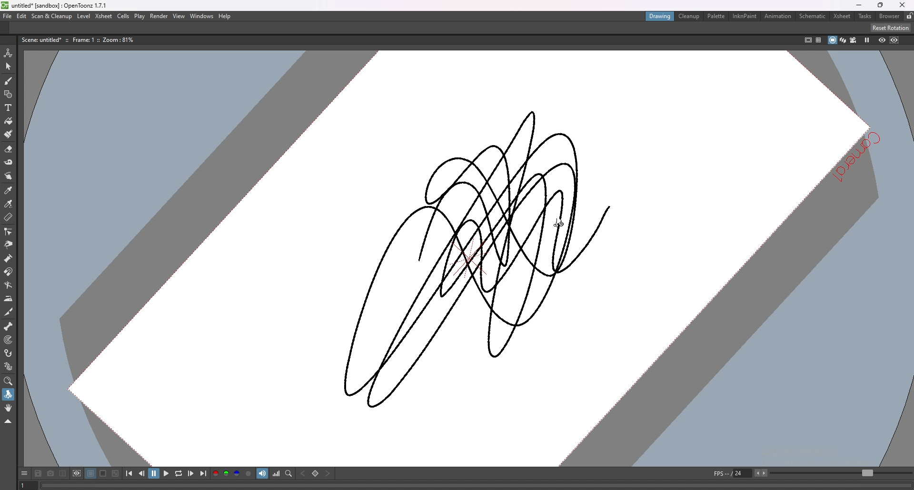  What do you see at coordinates (276, 474) in the screenshot?
I see `histogram` at bounding box center [276, 474].